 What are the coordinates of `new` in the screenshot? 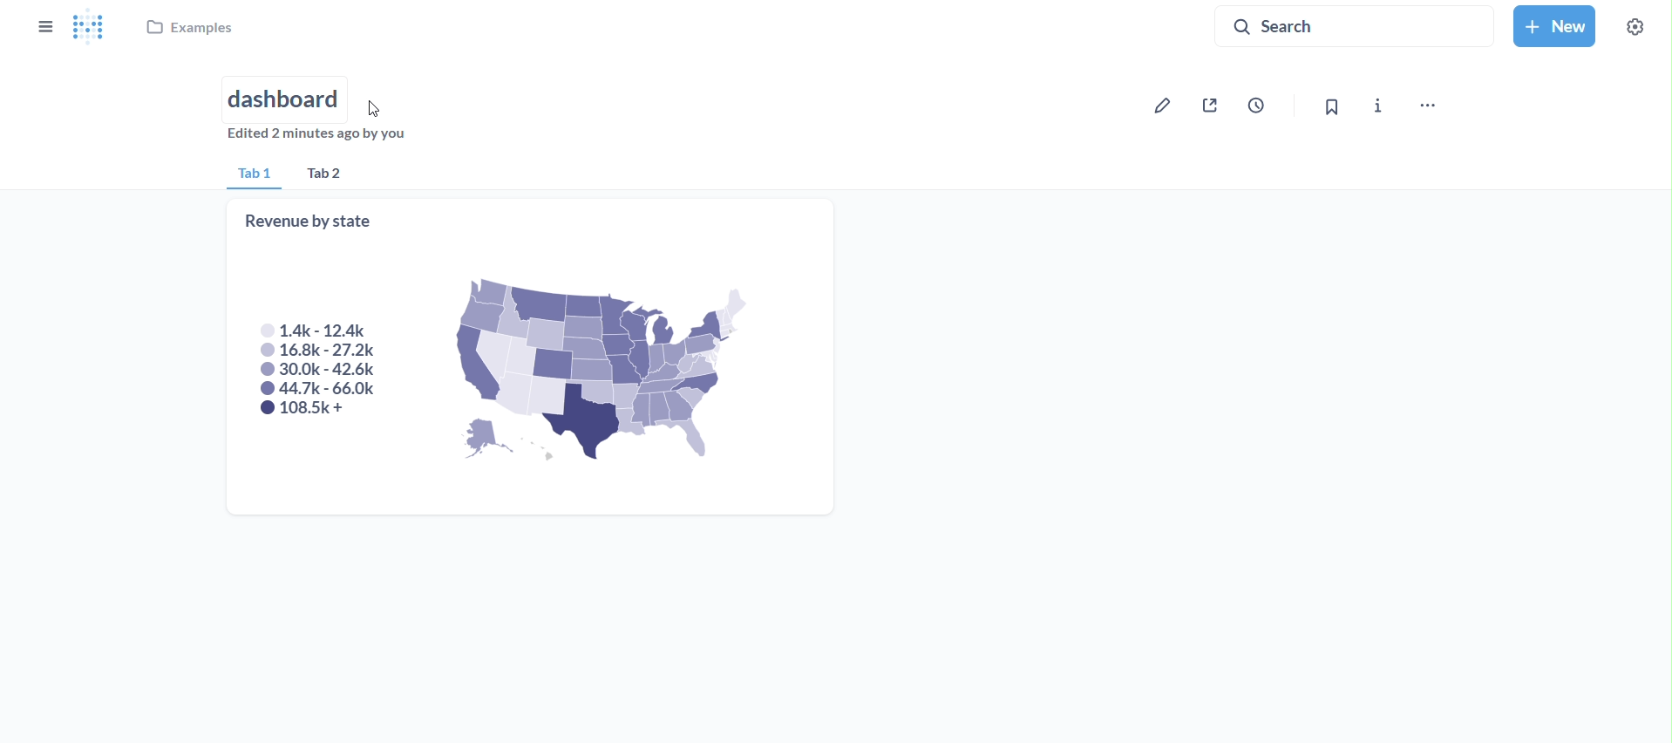 It's located at (1553, 24).